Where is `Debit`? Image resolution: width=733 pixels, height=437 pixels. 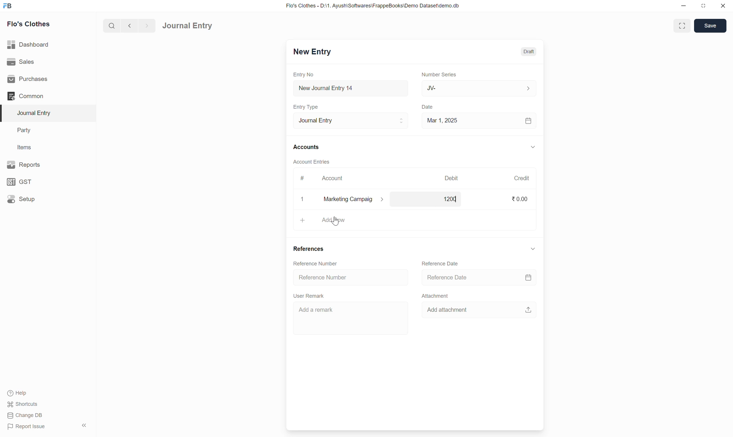
Debit is located at coordinates (452, 178).